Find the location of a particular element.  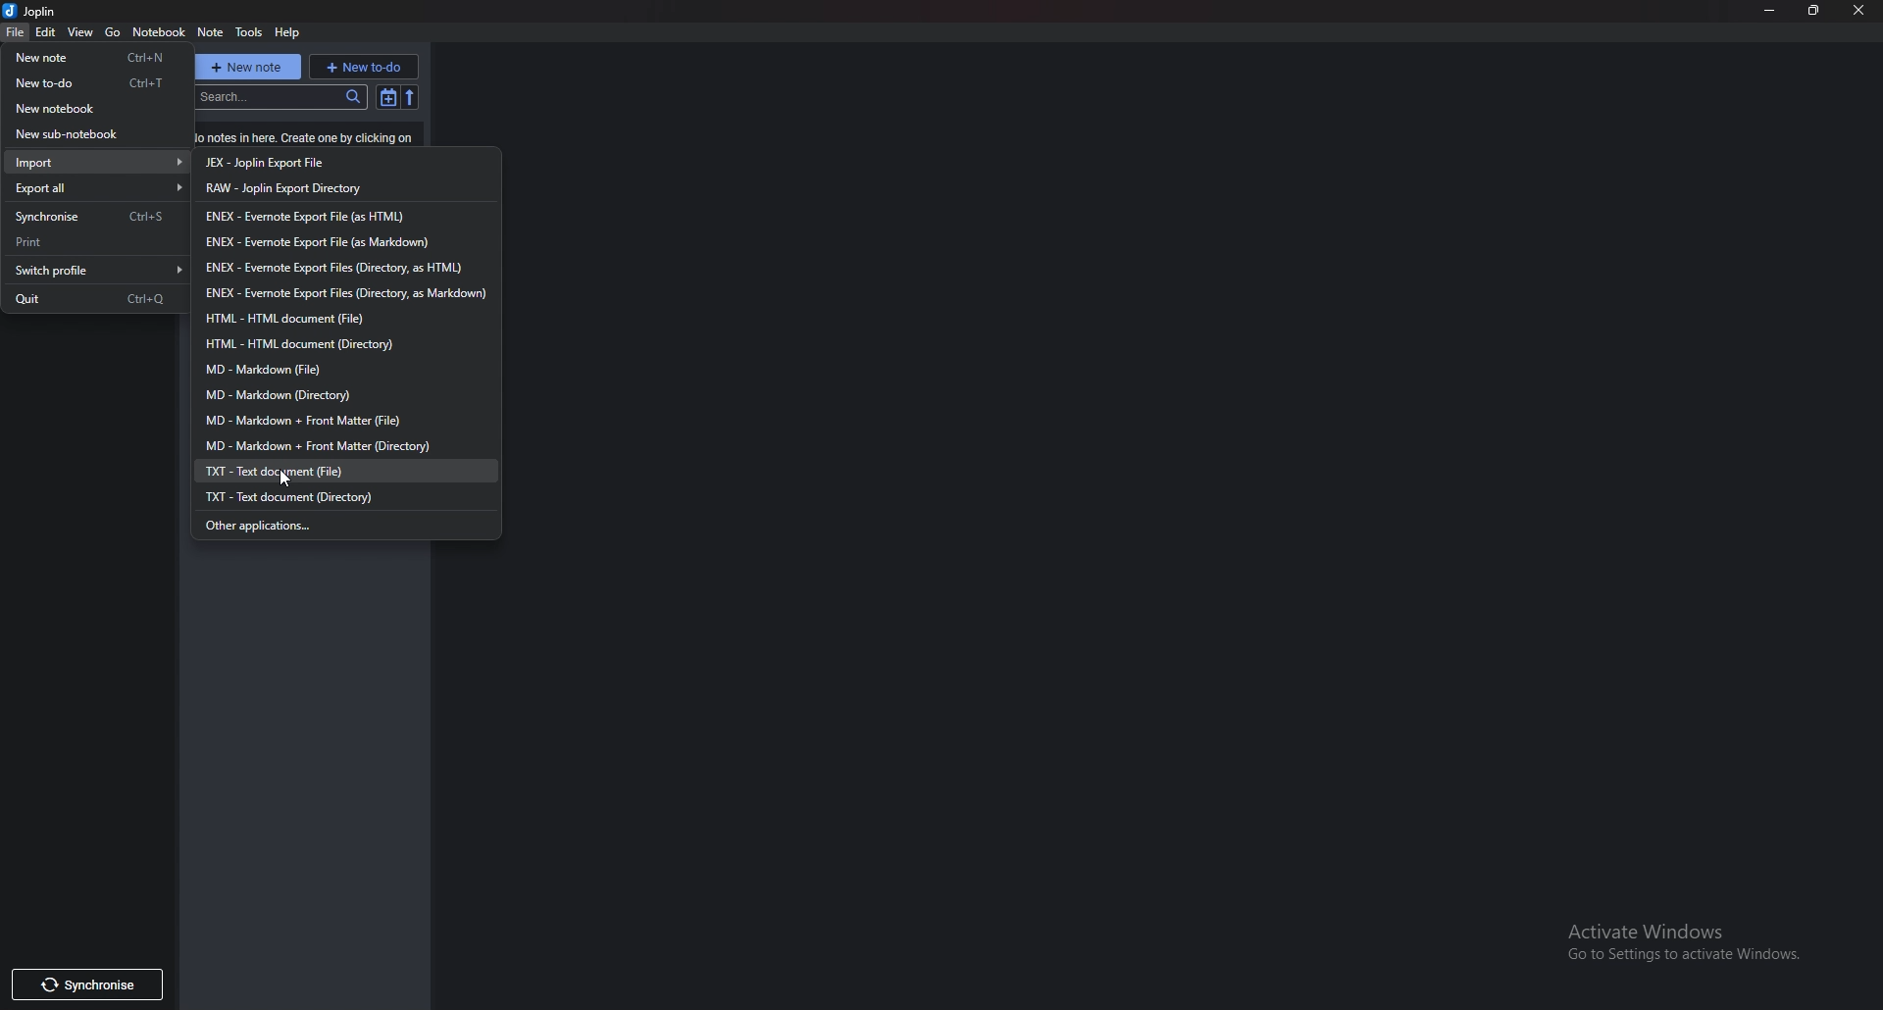

note is located at coordinates (214, 31).